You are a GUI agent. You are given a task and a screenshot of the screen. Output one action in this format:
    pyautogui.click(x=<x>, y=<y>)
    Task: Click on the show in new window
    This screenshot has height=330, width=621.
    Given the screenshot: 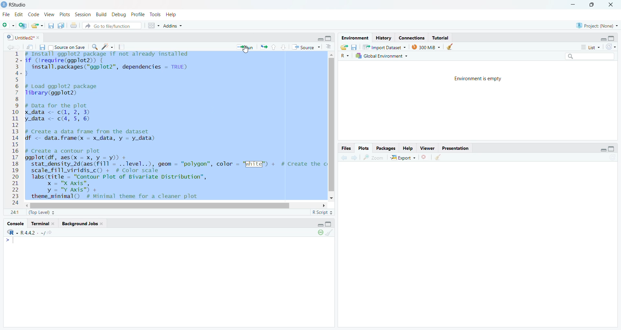 What is the action you would take?
    pyautogui.click(x=30, y=48)
    